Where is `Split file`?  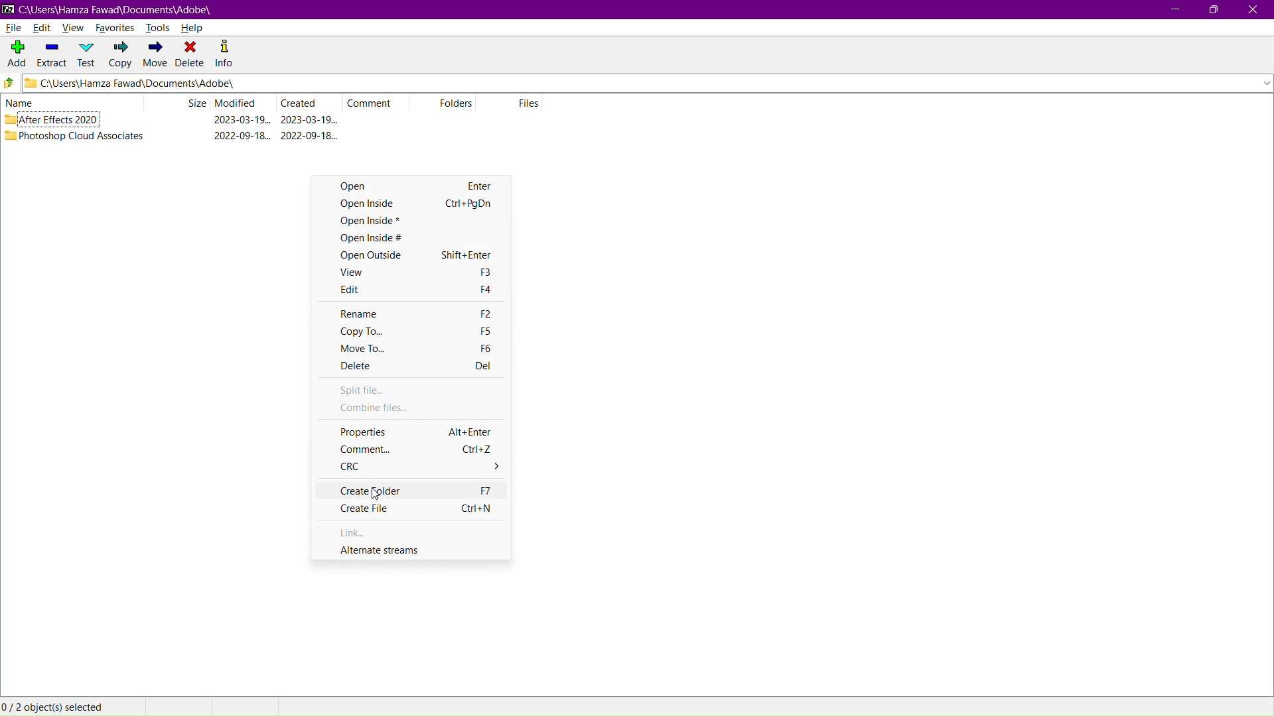
Split file is located at coordinates (409, 388).